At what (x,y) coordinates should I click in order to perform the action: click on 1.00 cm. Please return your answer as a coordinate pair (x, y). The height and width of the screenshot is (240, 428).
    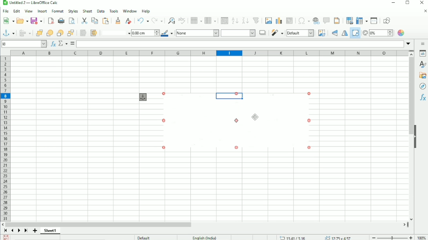
    Looking at the image, I should click on (145, 33).